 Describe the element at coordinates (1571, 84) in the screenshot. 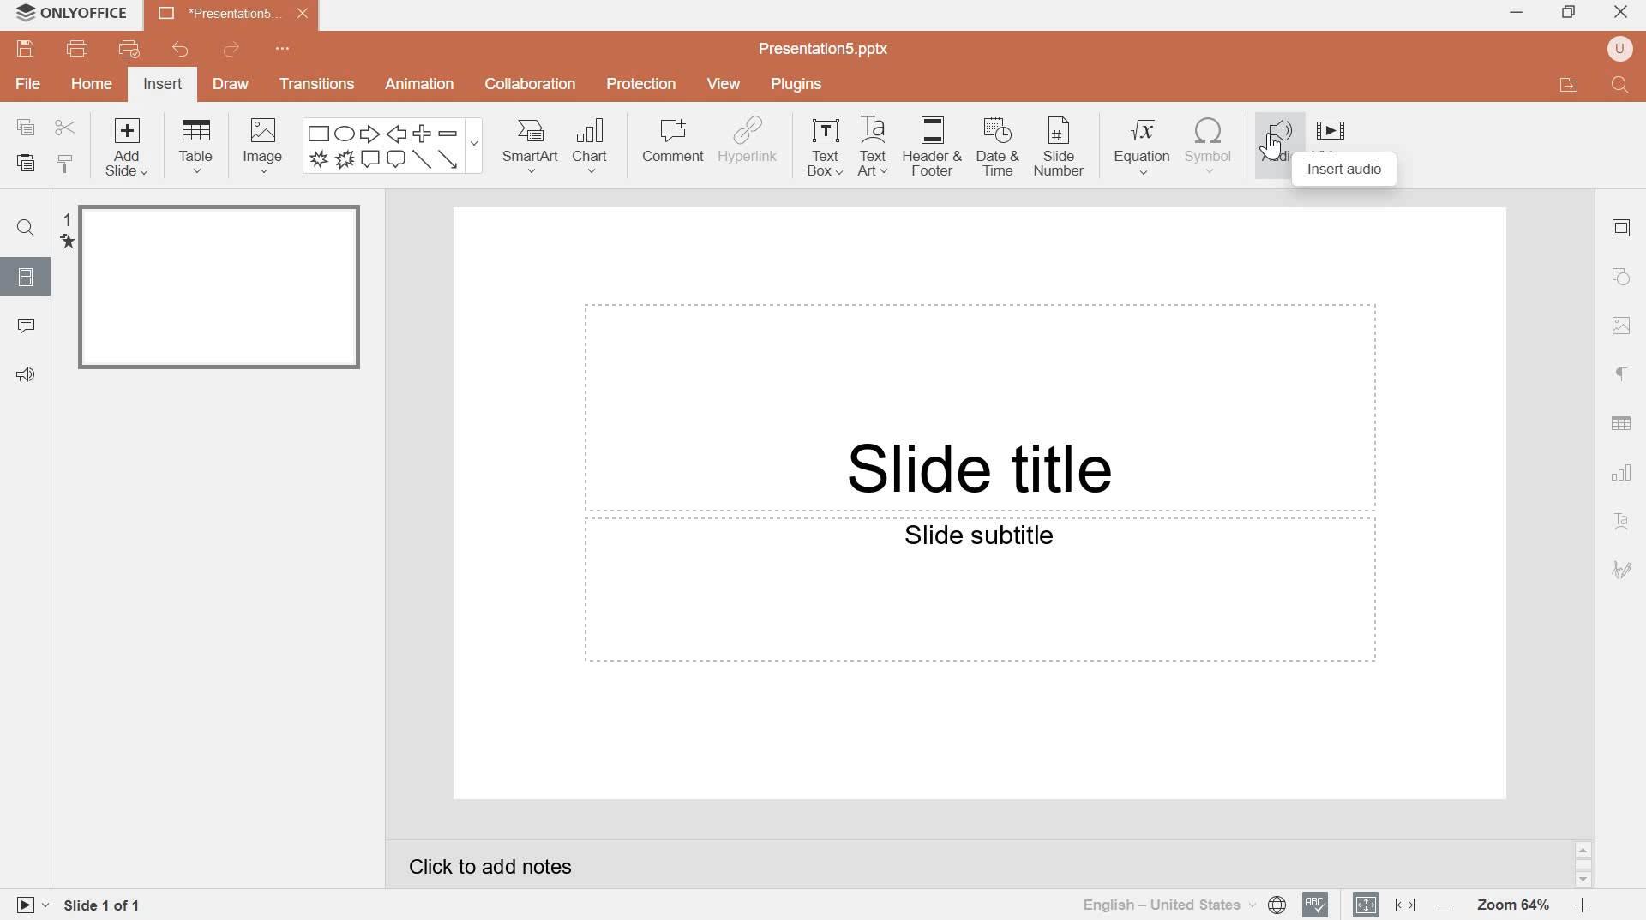

I see `open file location` at that location.